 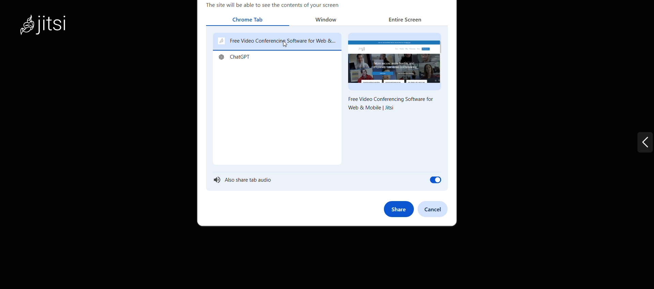 What do you see at coordinates (329, 20) in the screenshot?
I see `Window` at bounding box center [329, 20].